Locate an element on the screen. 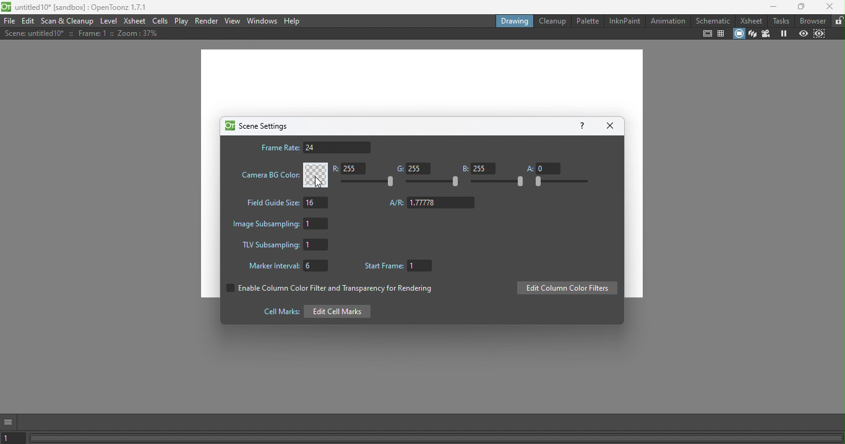 Image resolution: width=845 pixels, height=444 pixels. View is located at coordinates (233, 20).